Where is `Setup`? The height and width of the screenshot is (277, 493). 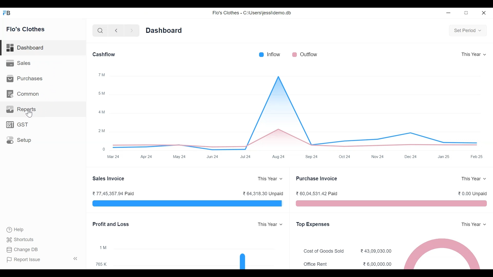 Setup is located at coordinates (19, 140).